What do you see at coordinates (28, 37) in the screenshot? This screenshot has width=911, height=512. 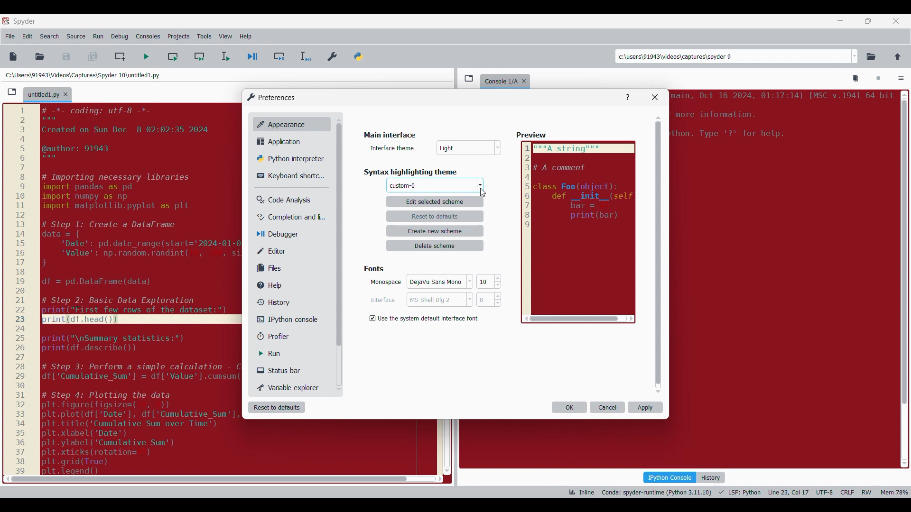 I see `Edit menu` at bounding box center [28, 37].